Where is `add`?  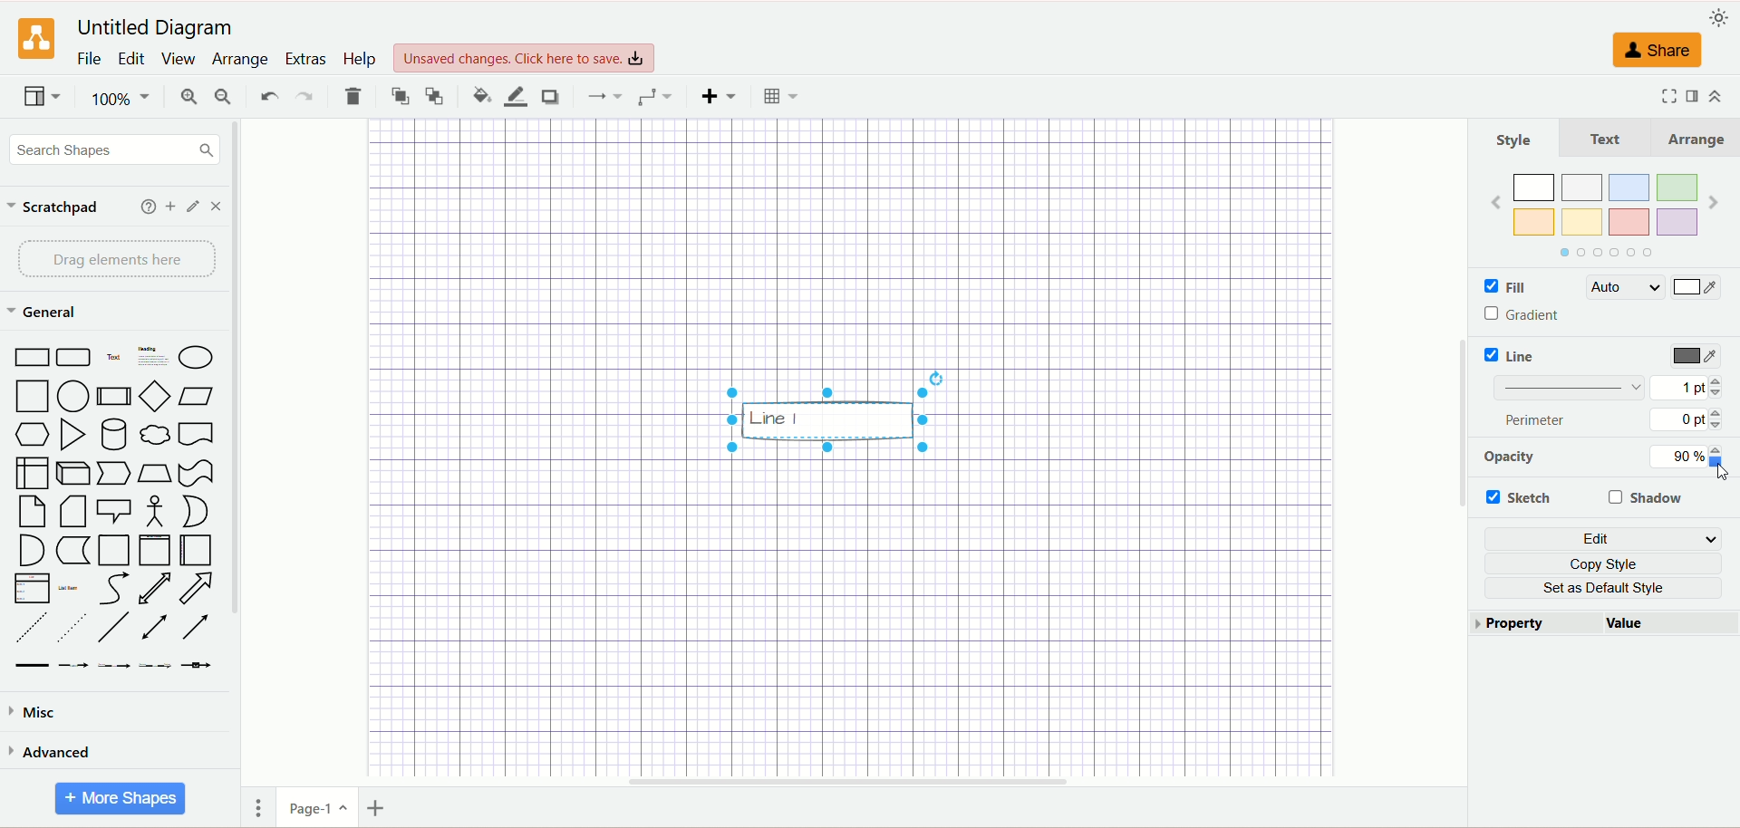 add is located at coordinates (144, 207).